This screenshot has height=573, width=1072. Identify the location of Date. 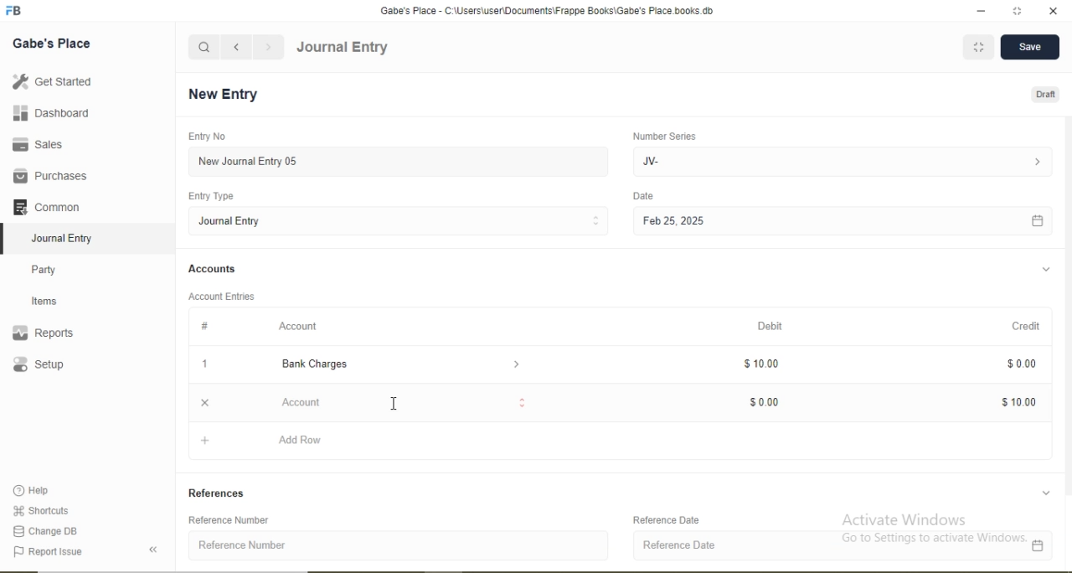
(644, 196).